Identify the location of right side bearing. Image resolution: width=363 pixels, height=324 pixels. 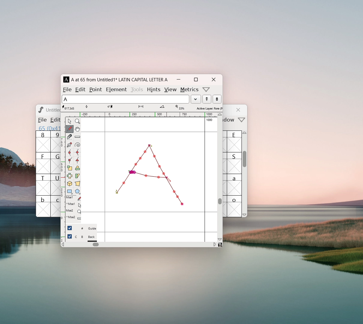
(205, 179).